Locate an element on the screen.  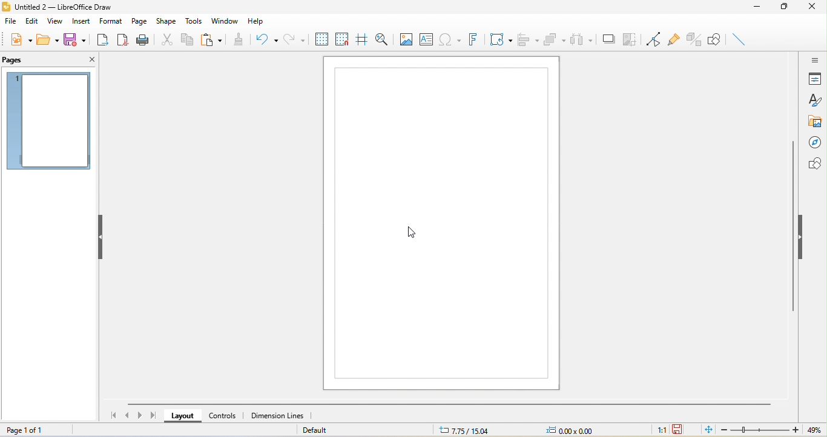
gallery is located at coordinates (814, 120).